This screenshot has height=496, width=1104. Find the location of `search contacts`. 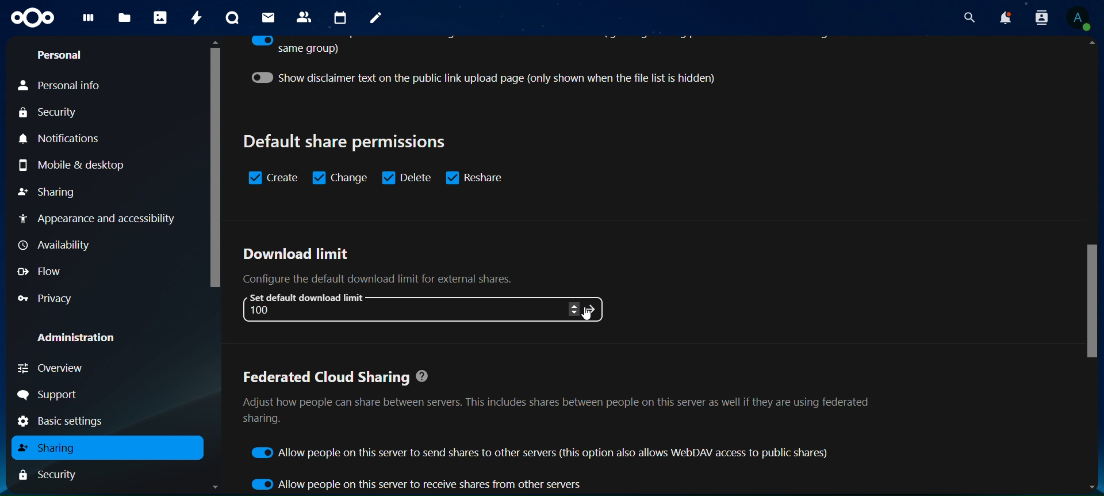

search contacts is located at coordinates (1041, 18).